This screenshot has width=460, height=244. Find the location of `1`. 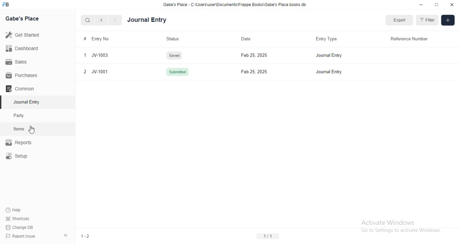

1 is located at coordinates (84, 55).